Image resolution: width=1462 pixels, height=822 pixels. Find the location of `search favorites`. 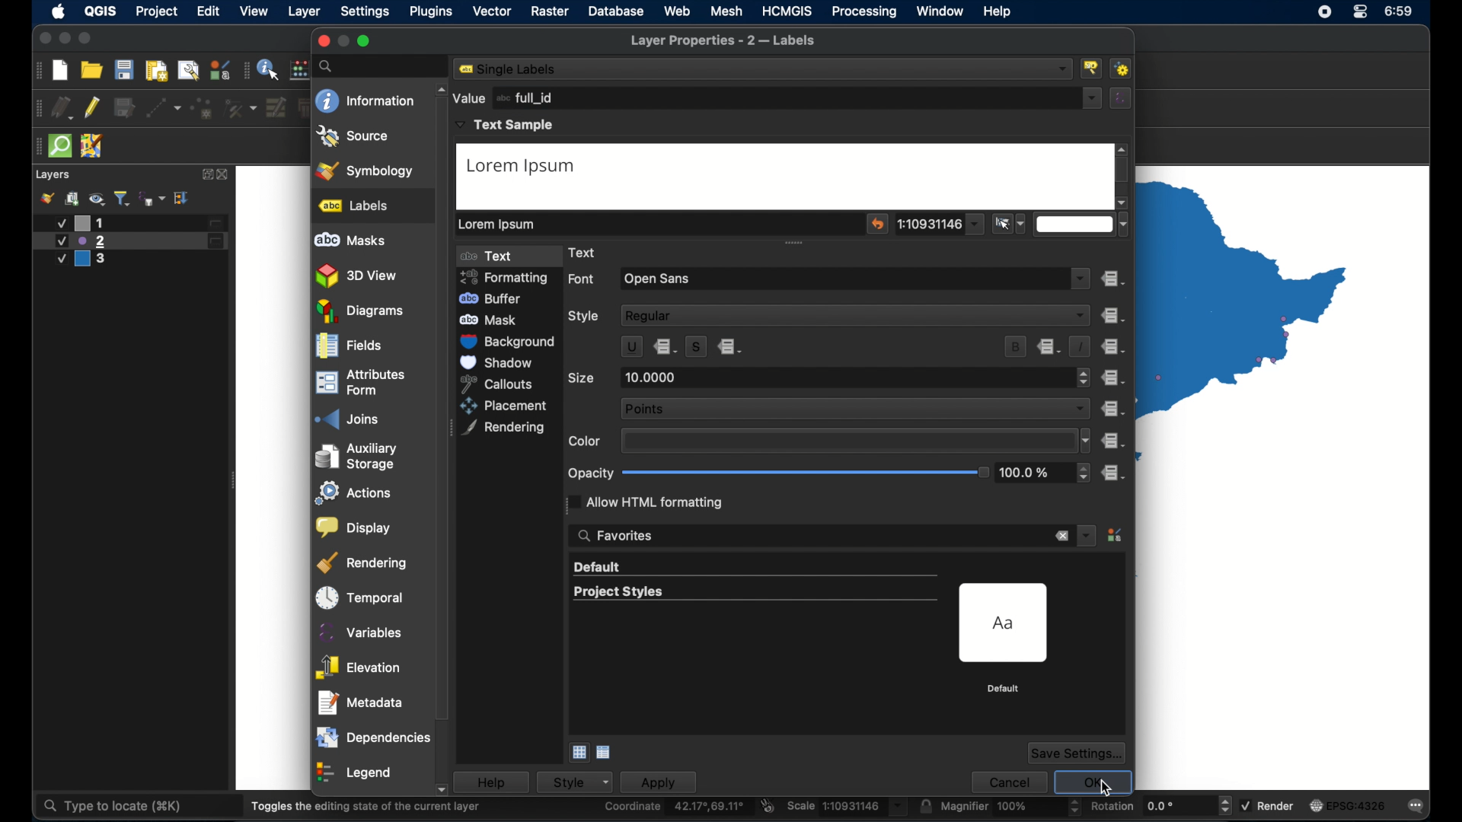

search favorites is located at coordinates (616, 537).